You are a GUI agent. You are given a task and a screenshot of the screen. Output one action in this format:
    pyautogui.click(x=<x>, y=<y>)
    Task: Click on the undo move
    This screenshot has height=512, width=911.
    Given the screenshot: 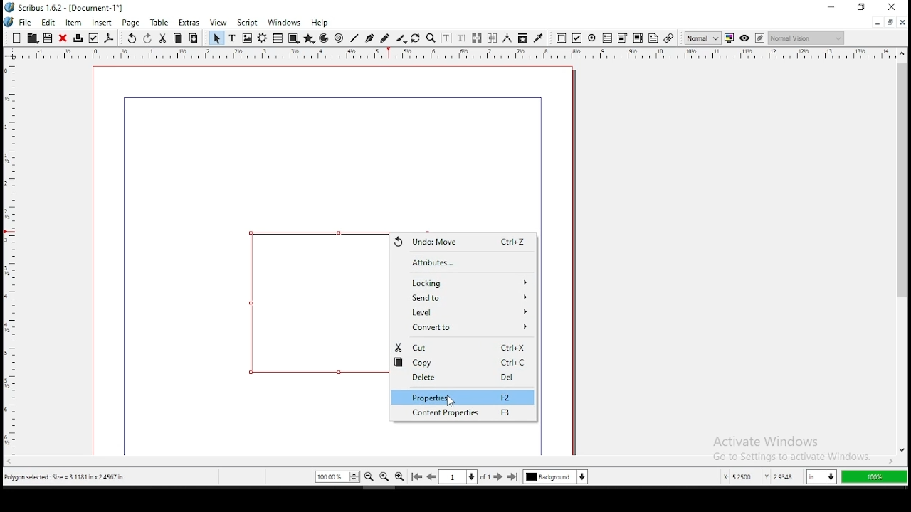 What is the action you would take?
    pyautogui.click(x=463, y=241)
    